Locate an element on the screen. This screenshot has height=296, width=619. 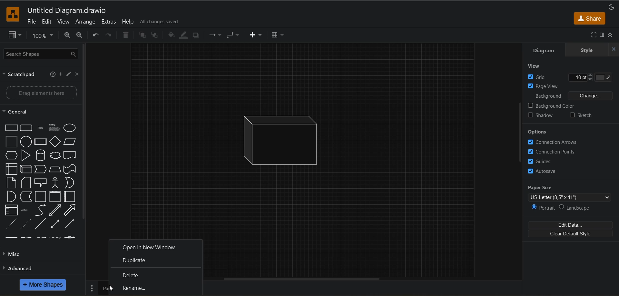
paper size is located at coordinates (573, 192).